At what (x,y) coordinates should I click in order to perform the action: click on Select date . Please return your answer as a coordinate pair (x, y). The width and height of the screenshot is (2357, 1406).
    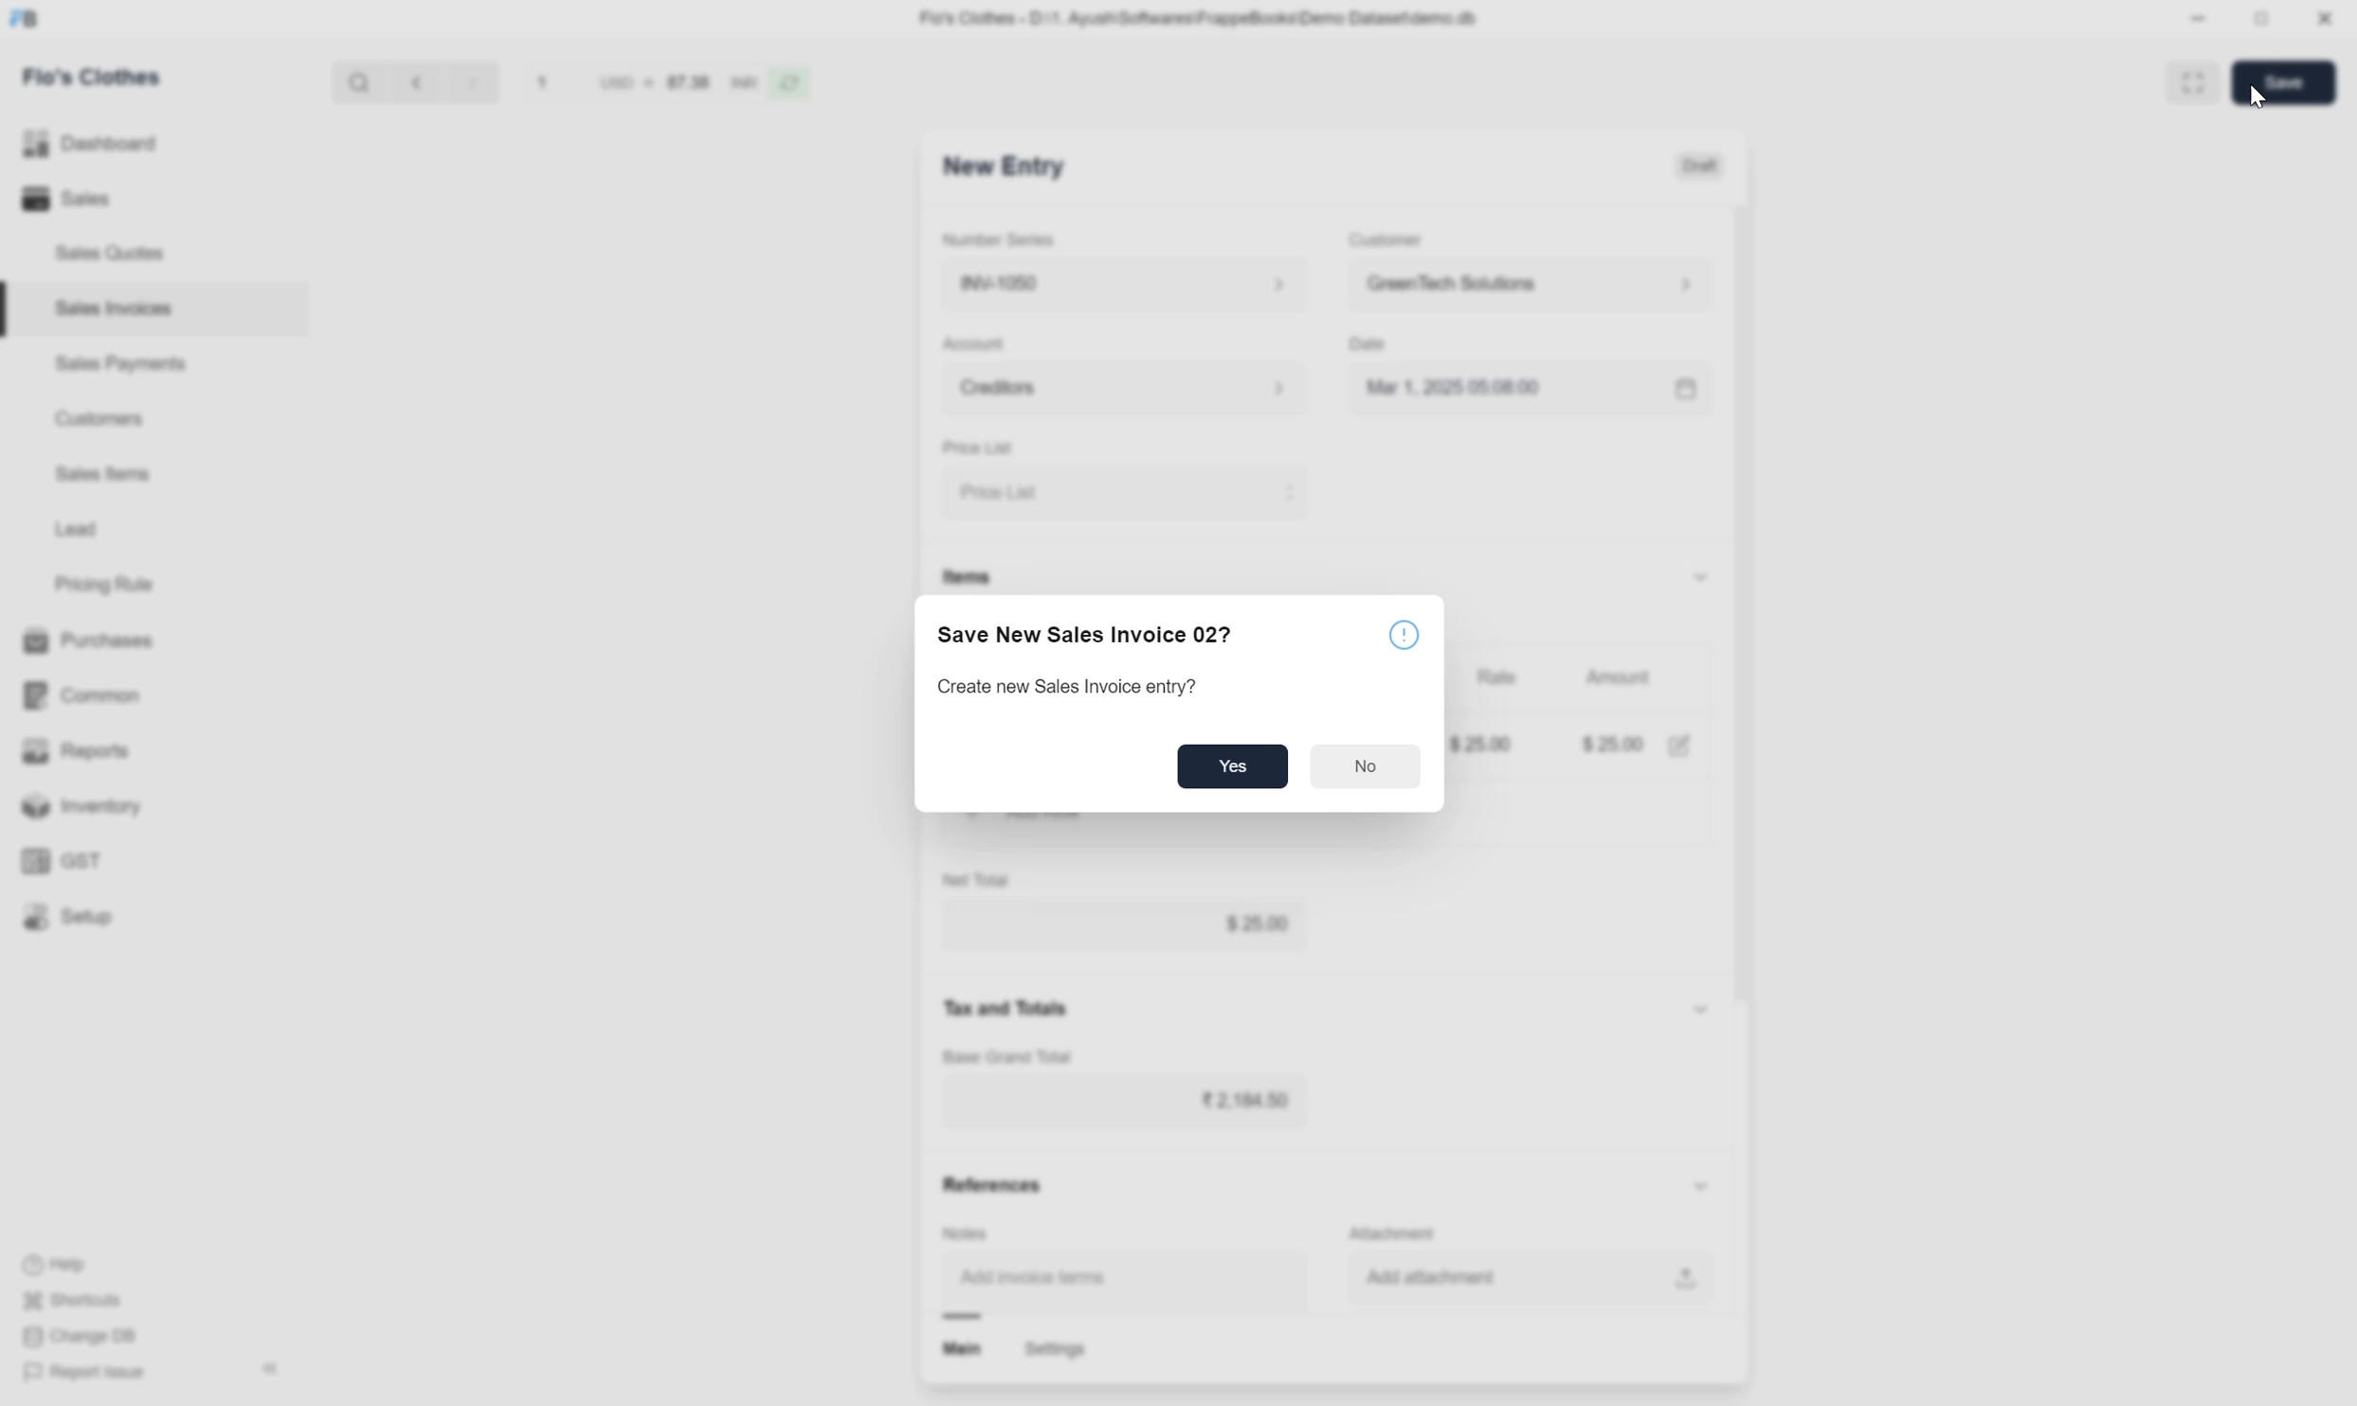
    Looking at the image, I should click on (1530, 395).